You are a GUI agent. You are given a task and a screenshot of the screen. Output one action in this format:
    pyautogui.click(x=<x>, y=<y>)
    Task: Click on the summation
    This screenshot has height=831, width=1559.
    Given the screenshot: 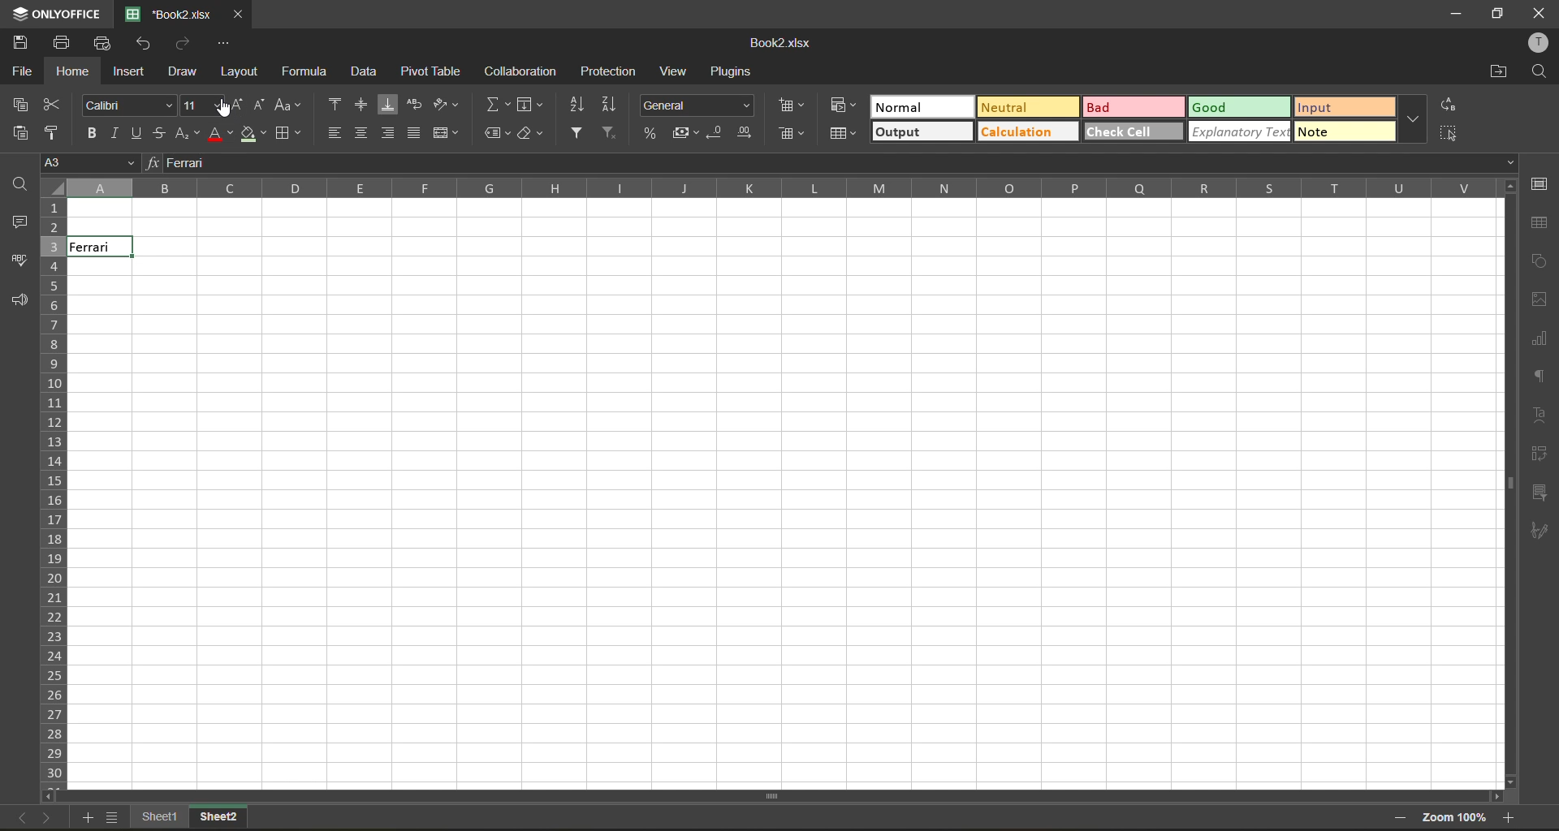 What is the action you would take?
    pyautogui.click(x=496, y=103)
    